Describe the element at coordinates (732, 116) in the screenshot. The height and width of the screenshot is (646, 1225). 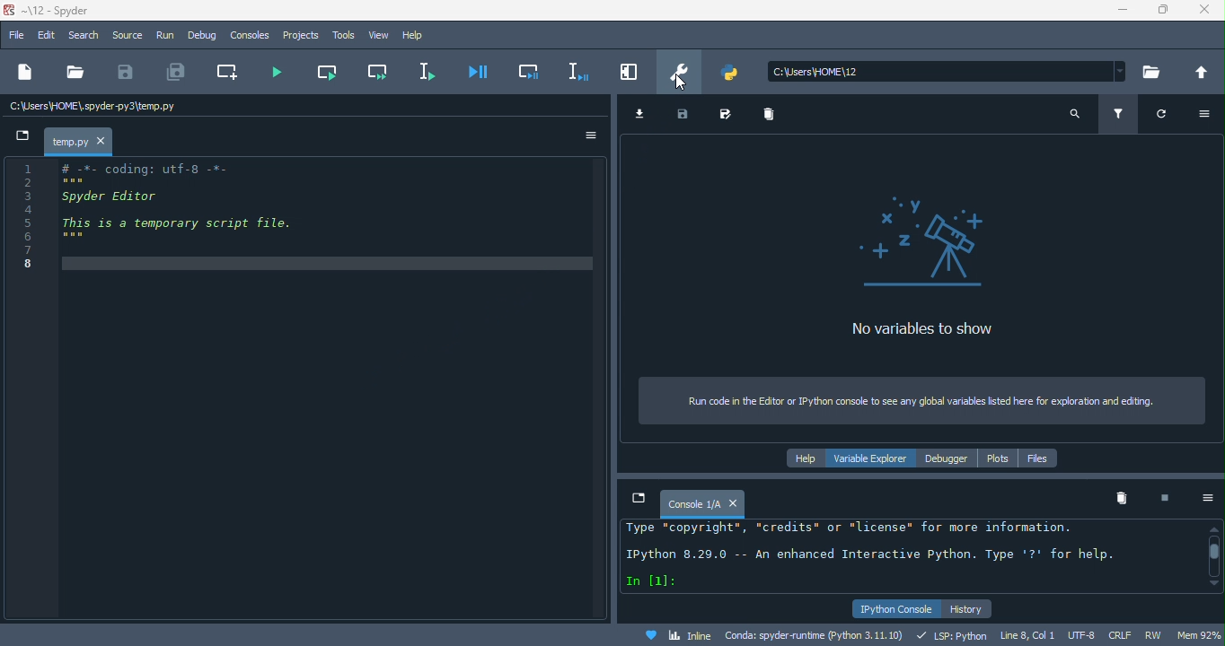
I see `save as` at that location.